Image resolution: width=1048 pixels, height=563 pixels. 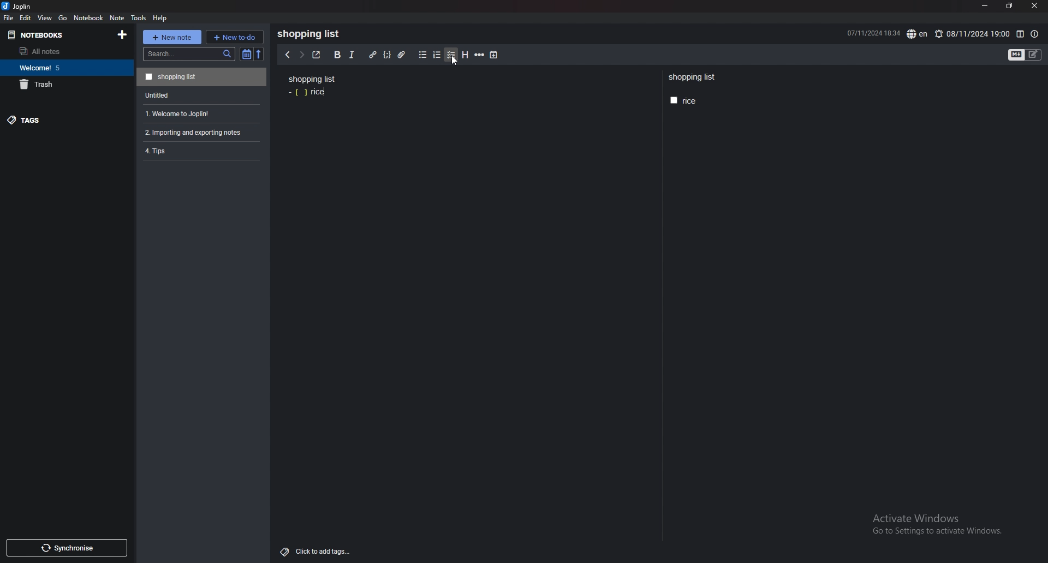 What do you see at coordinates (308, 93) in the screenshot?
I see `rice` at bounding box center [308, 93].